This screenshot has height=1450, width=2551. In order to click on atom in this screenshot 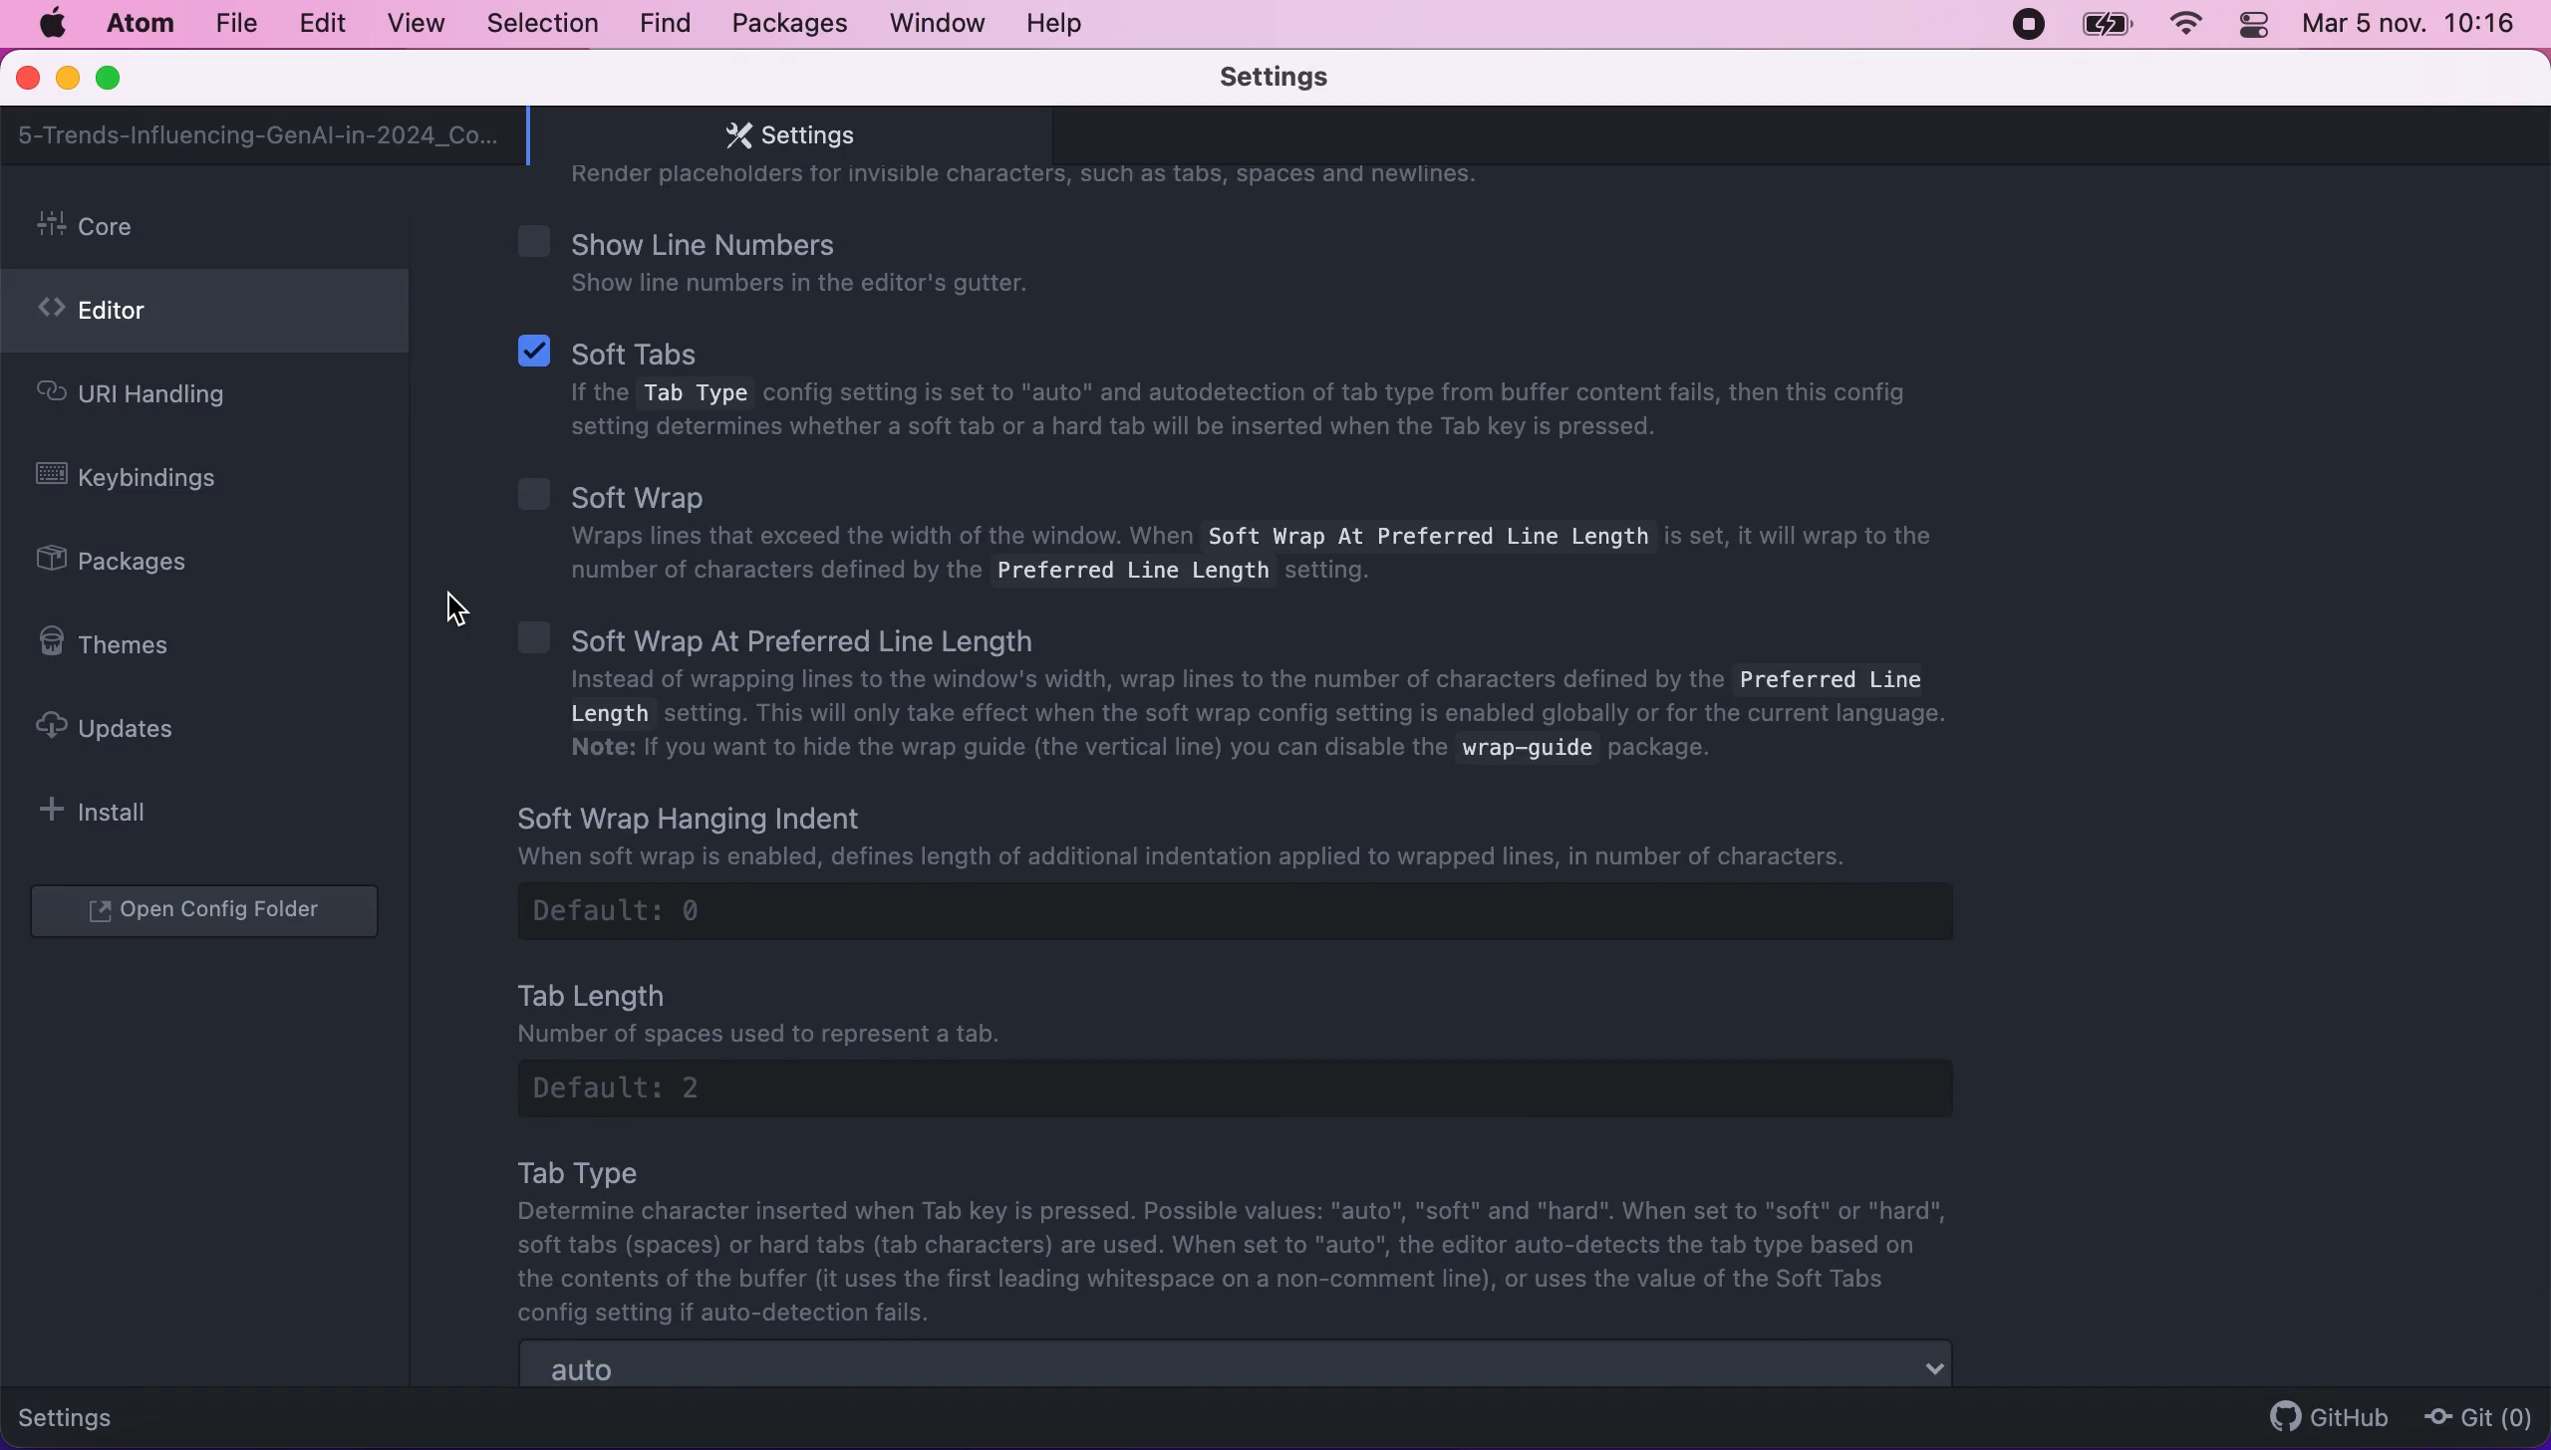, I will do `click(139, 23)`.